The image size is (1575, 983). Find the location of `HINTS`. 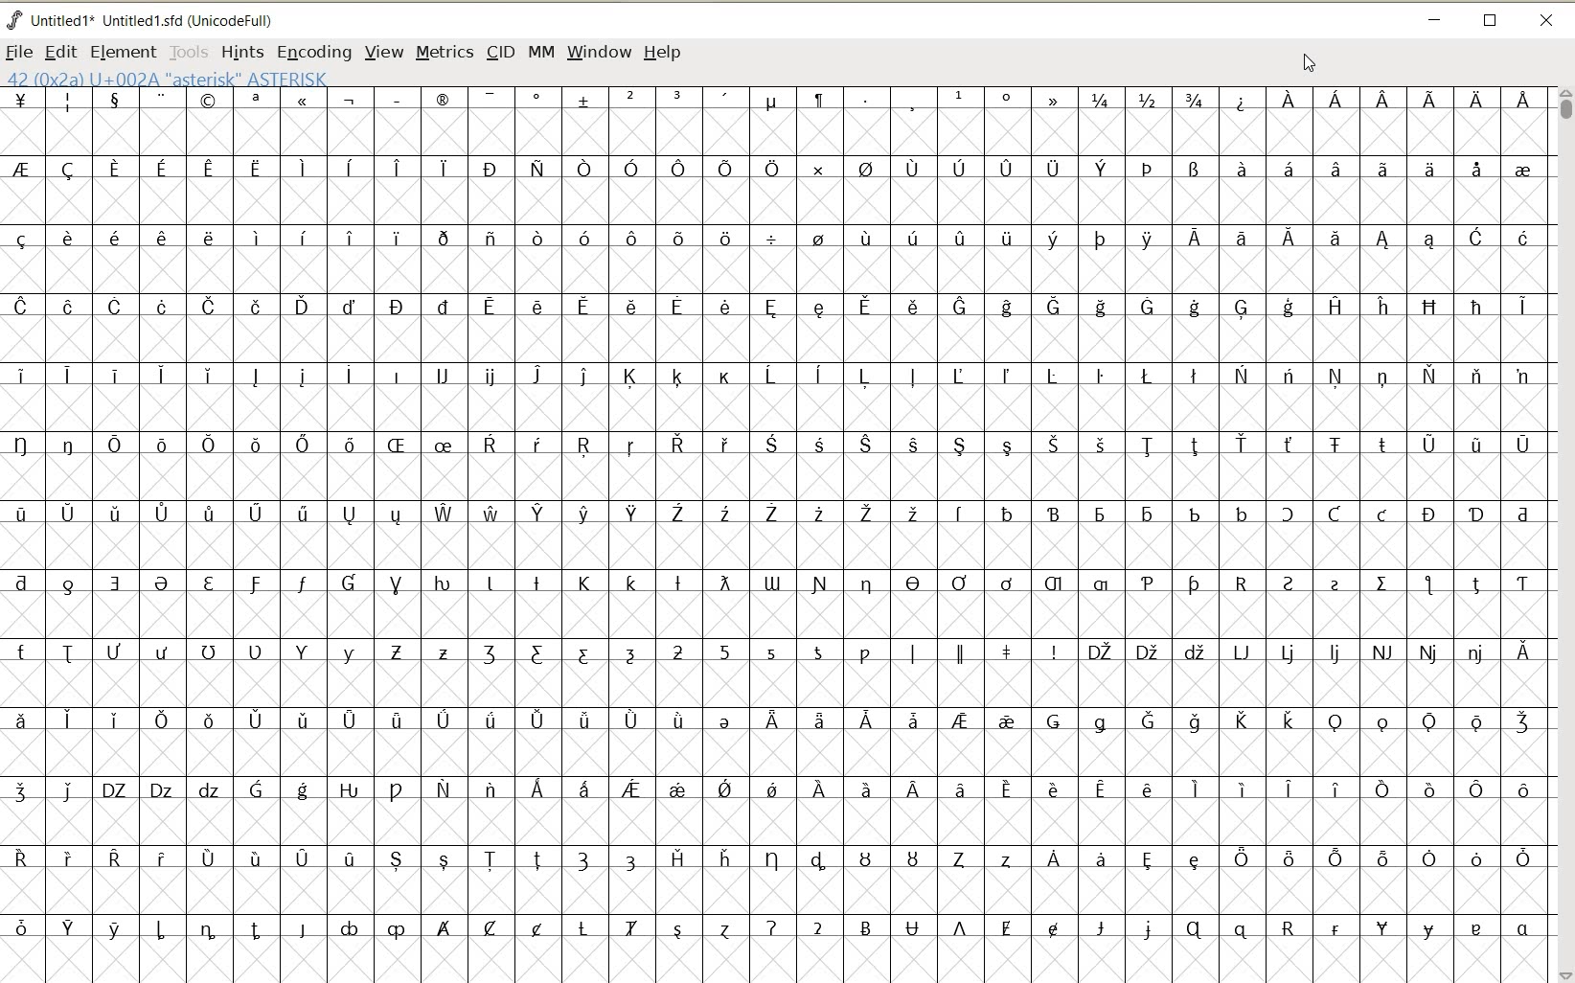

HINTS is located at coordinates (241, 53).